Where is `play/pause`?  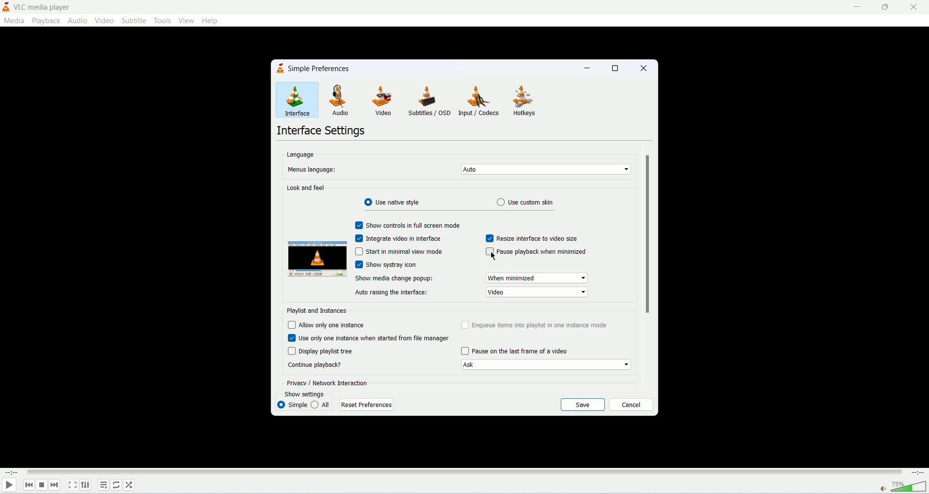 play/pause is located at coordinates (9, 486).